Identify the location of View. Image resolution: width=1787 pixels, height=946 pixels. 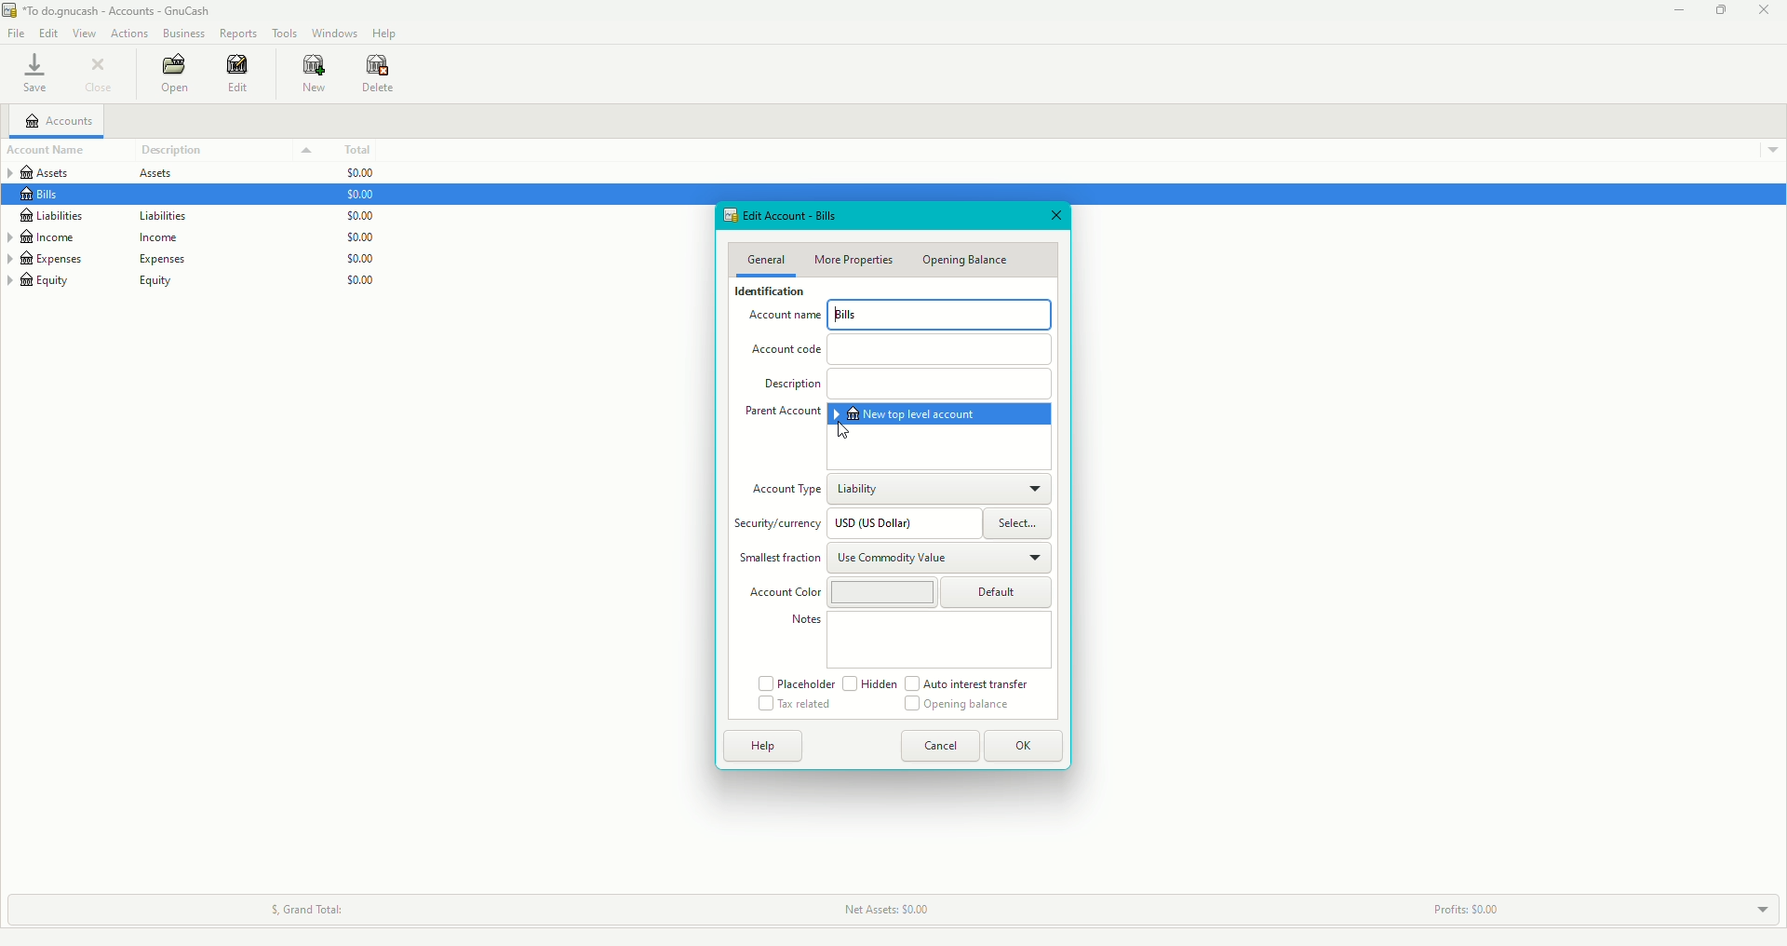
(87, 34).